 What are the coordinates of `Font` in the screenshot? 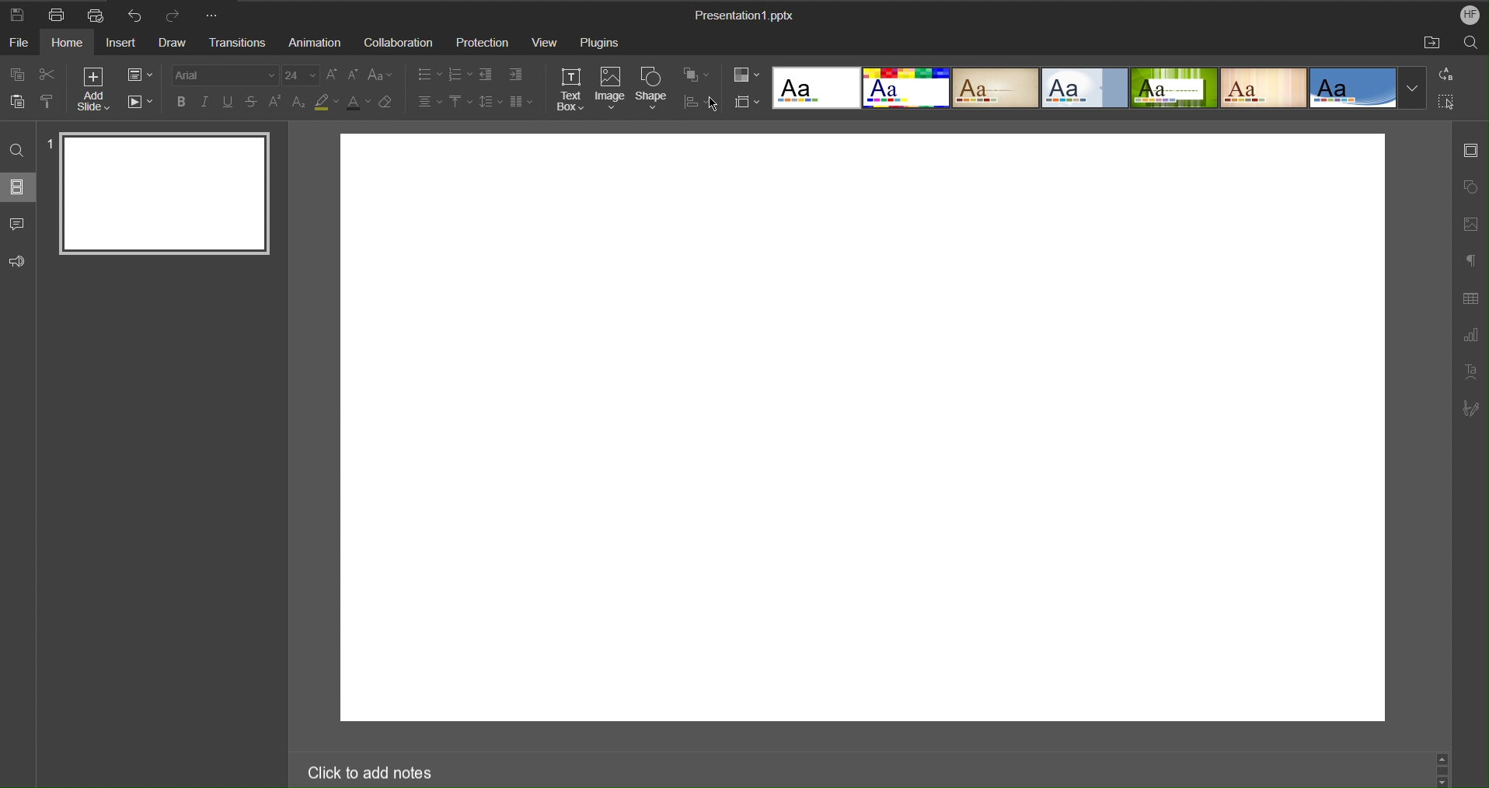 It's located at (226, 75).